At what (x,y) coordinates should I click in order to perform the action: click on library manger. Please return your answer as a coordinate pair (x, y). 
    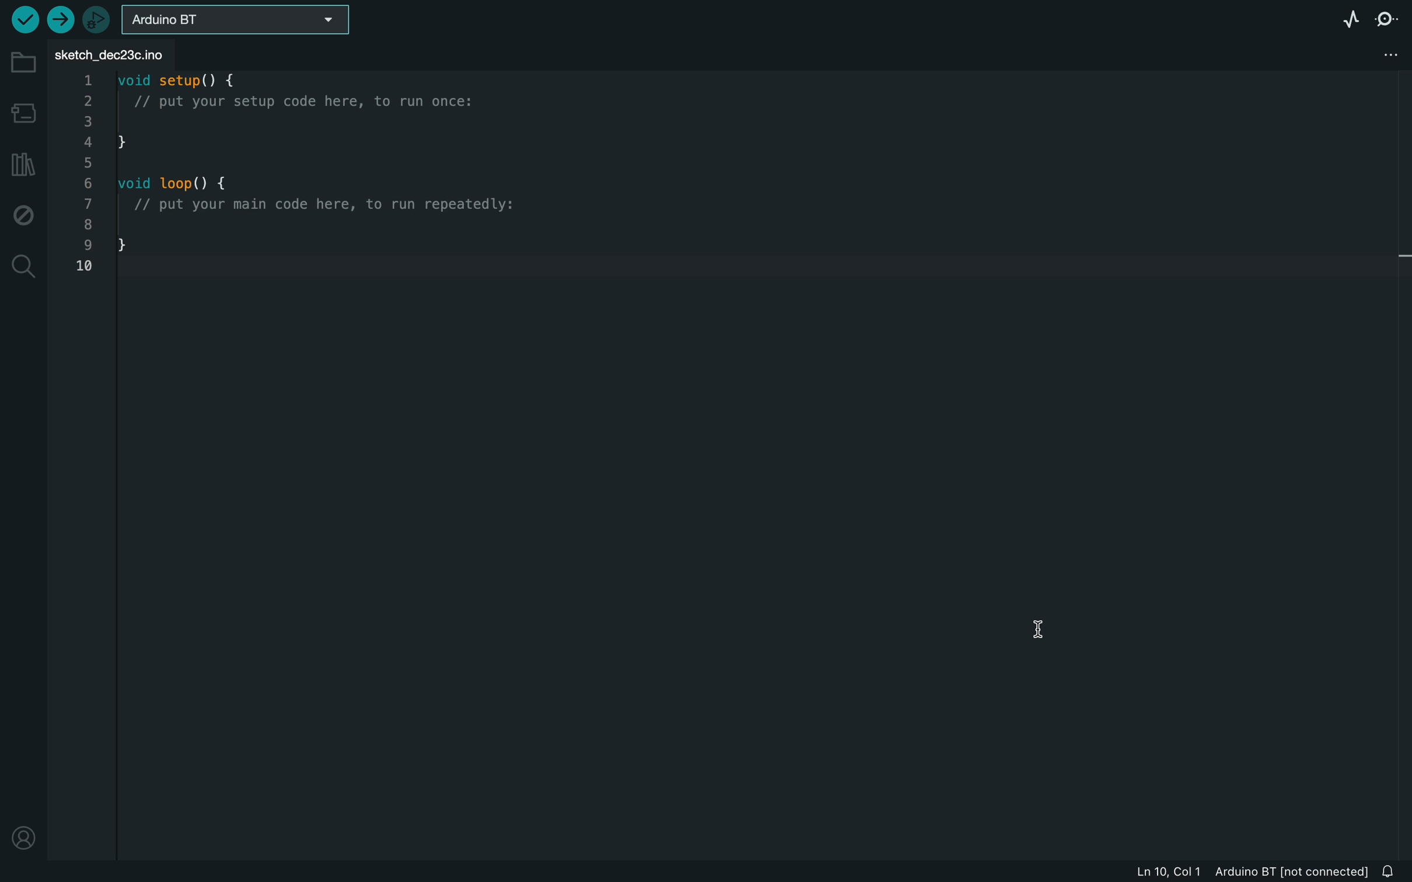
    Looking at the image, I should click on (24, 163).